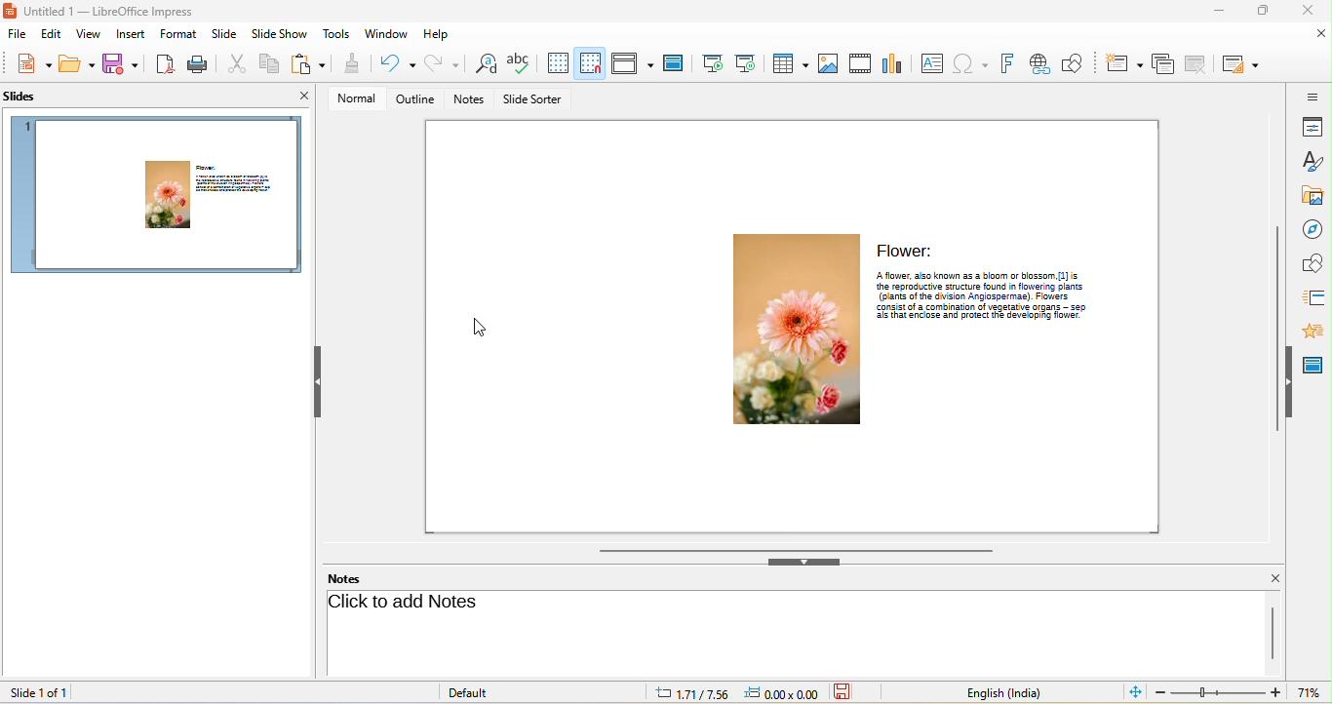  Describe the element at coordinates (1120, 62) in the screenshot. I see `new slide` at that location.